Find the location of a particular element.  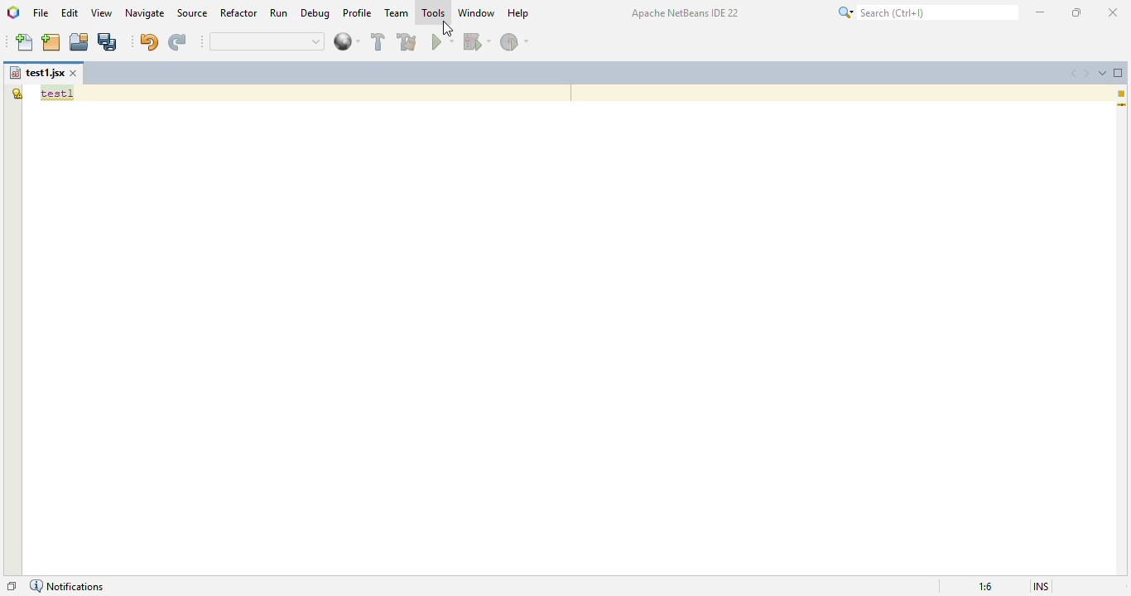

the global variable "test1" is not declared. is located at coordinates (17, 93).